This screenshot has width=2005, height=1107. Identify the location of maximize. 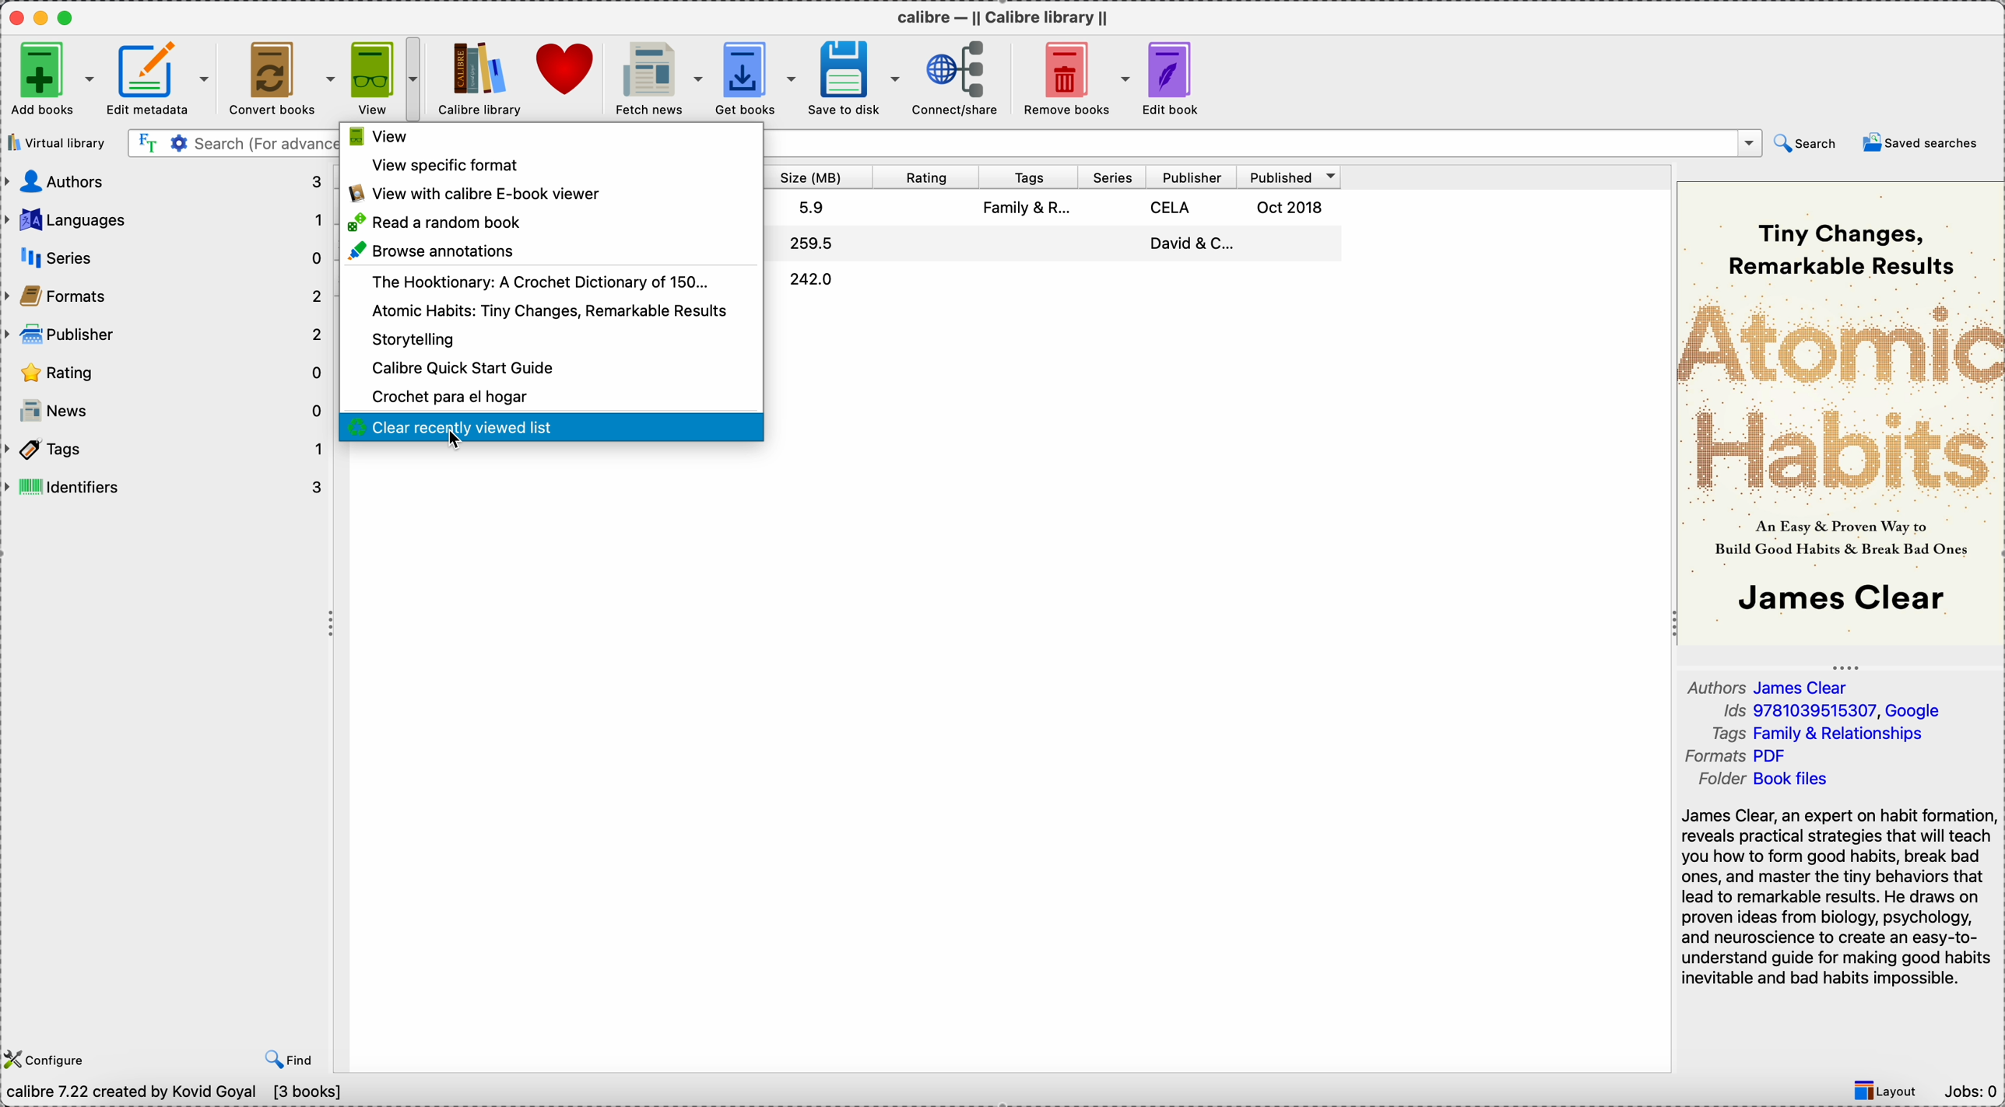
(68, 16).